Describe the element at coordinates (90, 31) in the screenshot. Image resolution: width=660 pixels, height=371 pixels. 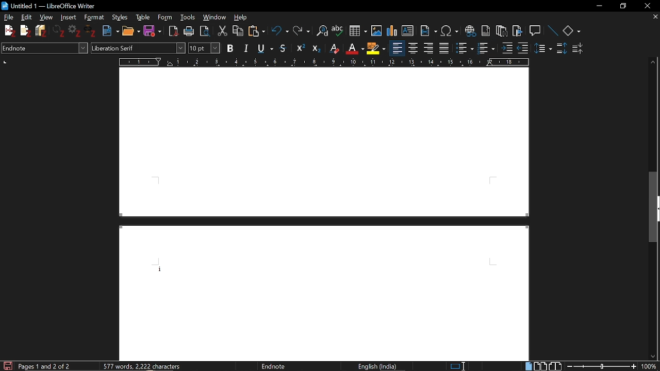
I see `Unlink document` at that location.